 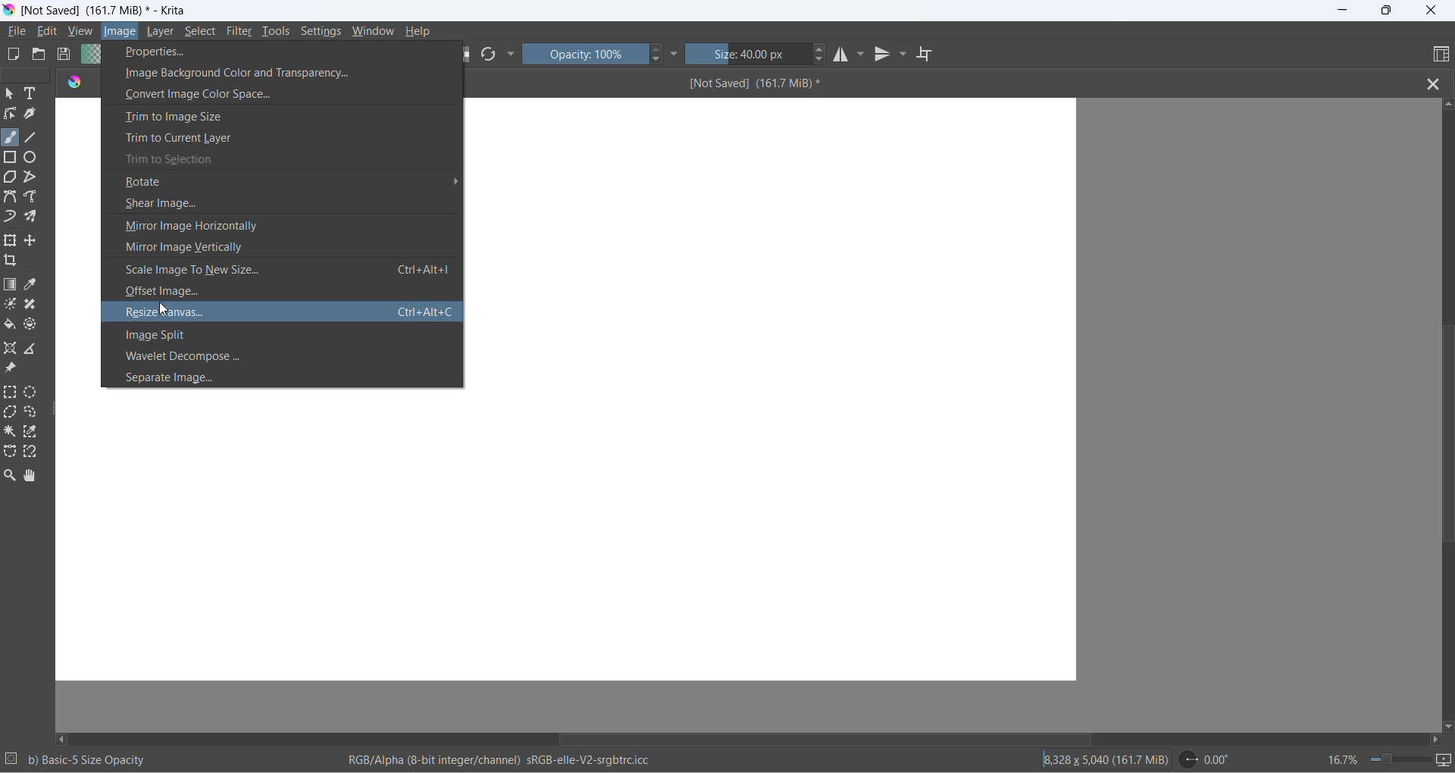 I want to click on convert image color space, so click(x=283, y=93).